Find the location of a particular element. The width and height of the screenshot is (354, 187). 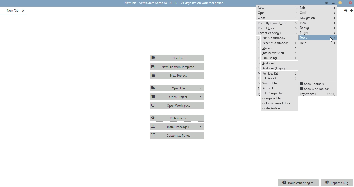

show side toolbar is located at coordinates (314, 89).